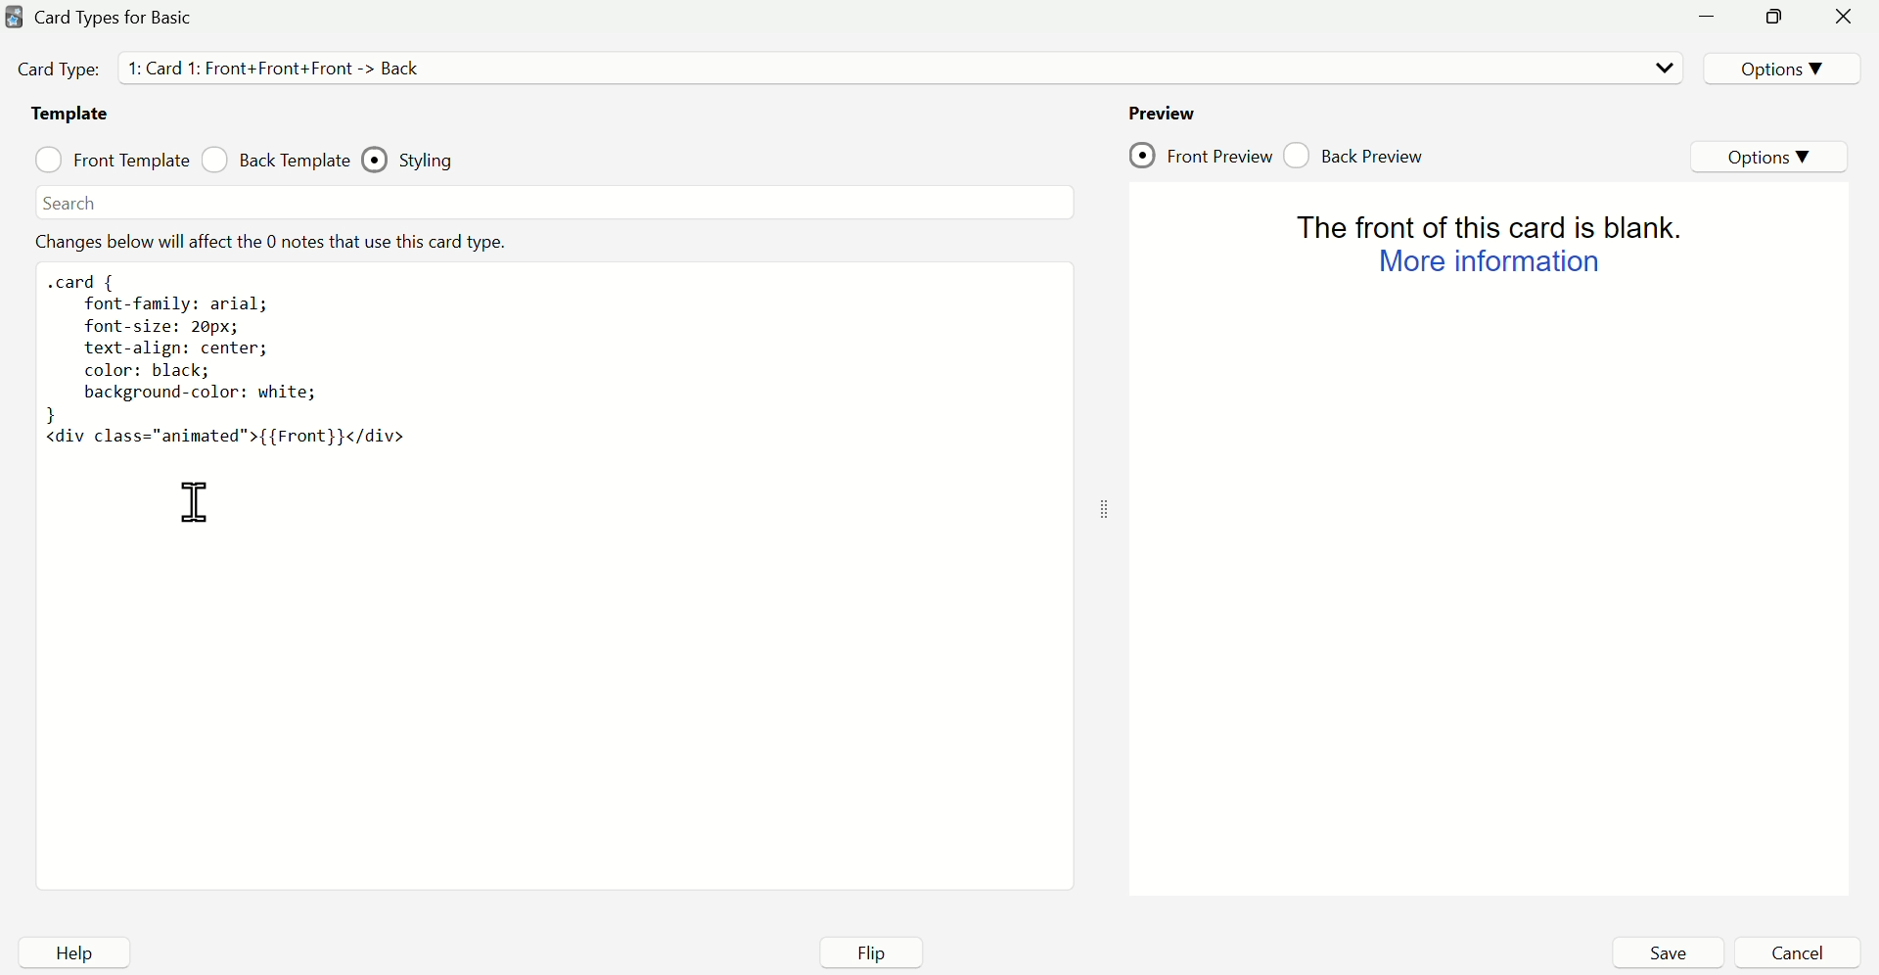 The width and height of the screenshot is (1879, 975). I want to click on Back Template, so click(275, 162).